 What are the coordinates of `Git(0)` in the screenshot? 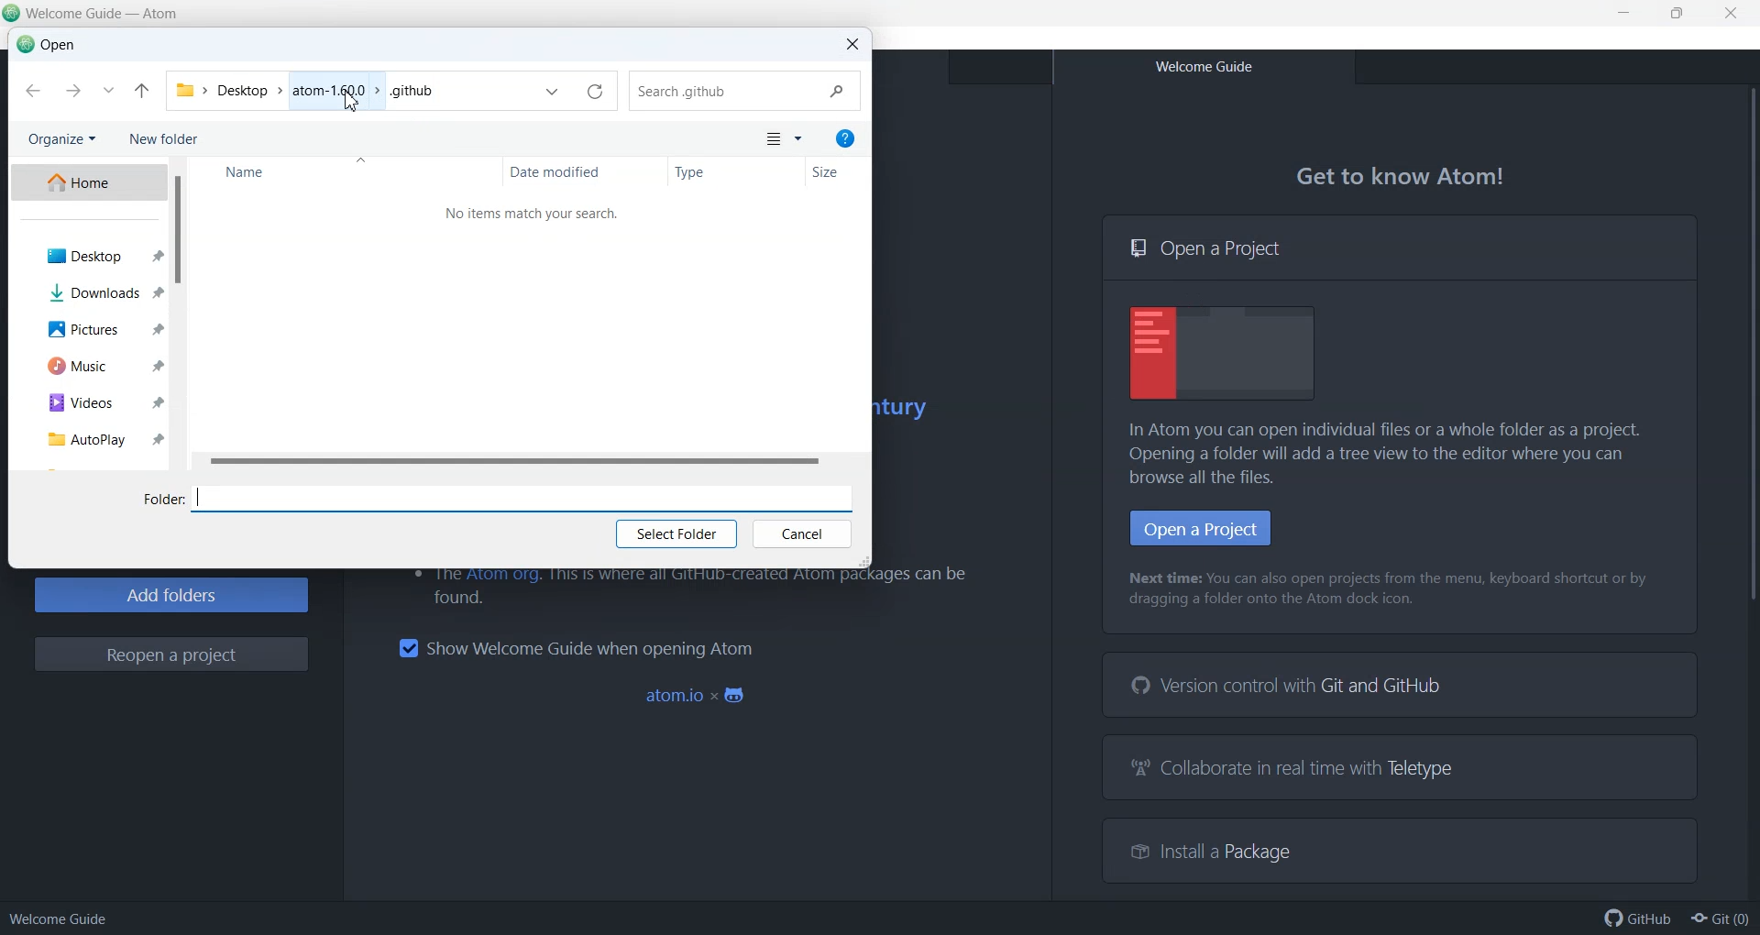 It's located at (1719, 918).